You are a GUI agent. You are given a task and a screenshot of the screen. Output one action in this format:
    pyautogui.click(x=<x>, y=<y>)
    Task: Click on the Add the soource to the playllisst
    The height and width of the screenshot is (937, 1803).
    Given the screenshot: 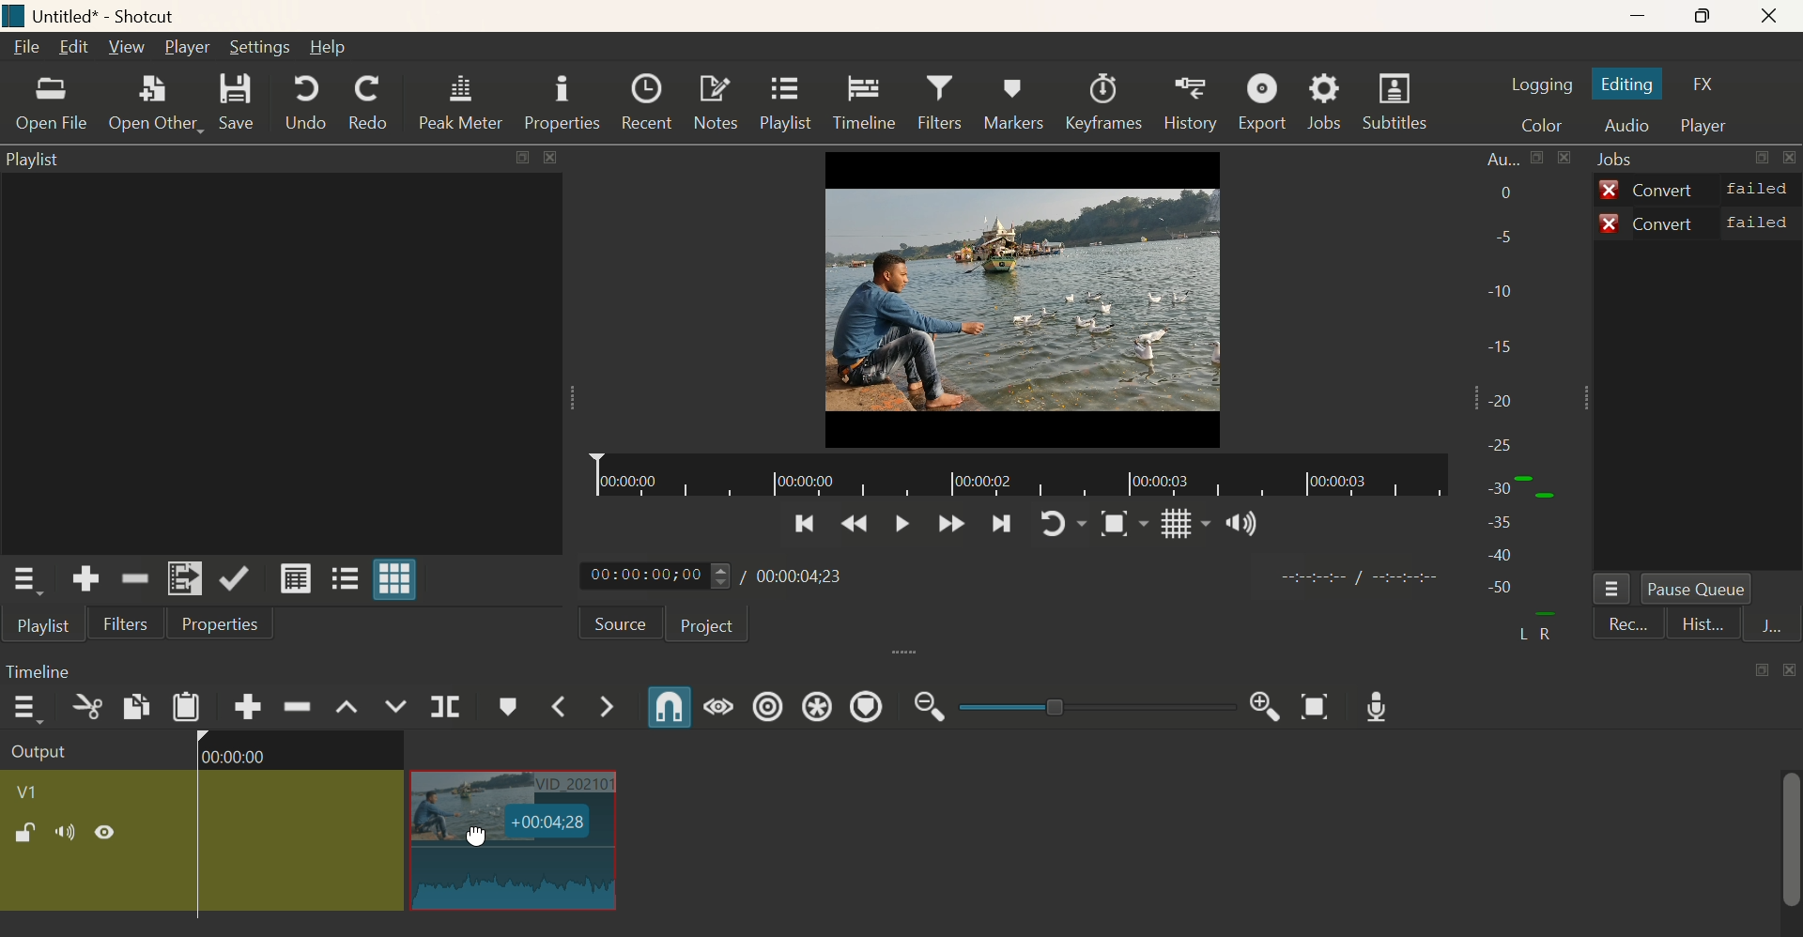 What is the action you would take?
    pyautogui.click(x=89, y=578)
    